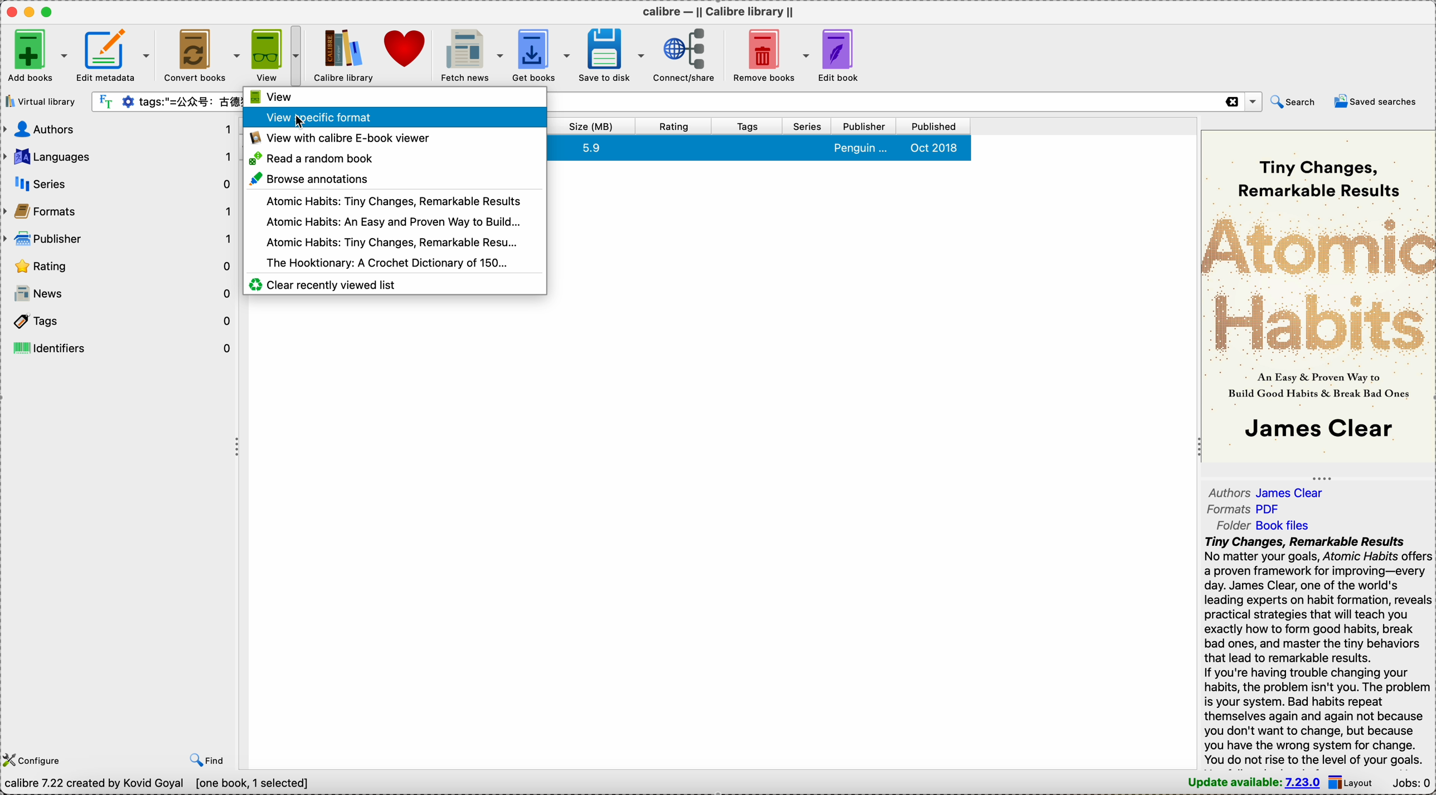 This screenshot has width=1436, height=795. I want to click on edit book, so click(840, 56).